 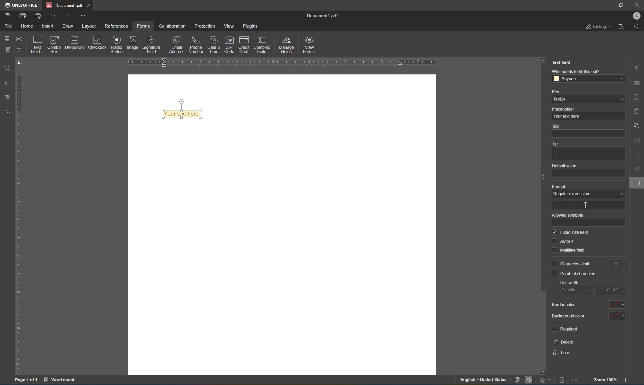 What do you see at coordinates (564, 329) in the screenshot?
I see `required` at bounding box center [564, 329].